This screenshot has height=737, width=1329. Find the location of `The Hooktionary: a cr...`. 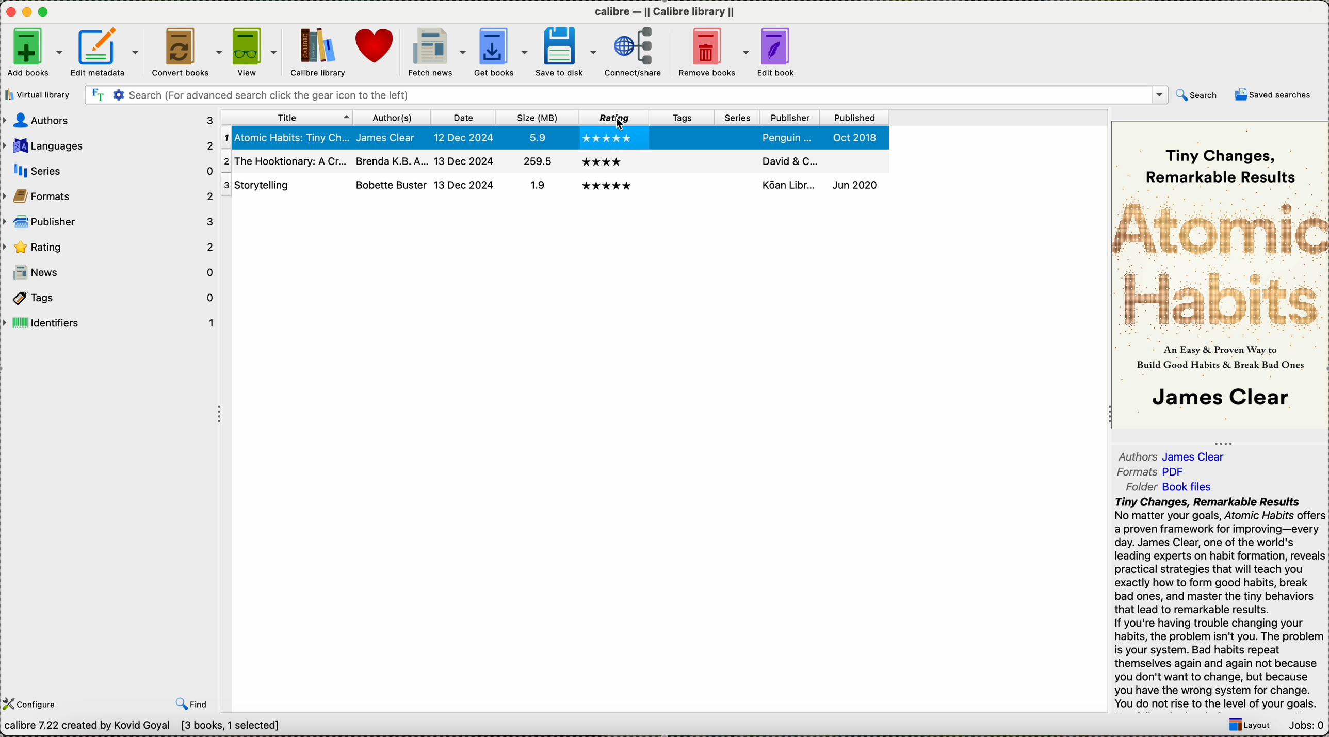

The Hooktionary: a cr... is located at coordinates (284, 162).